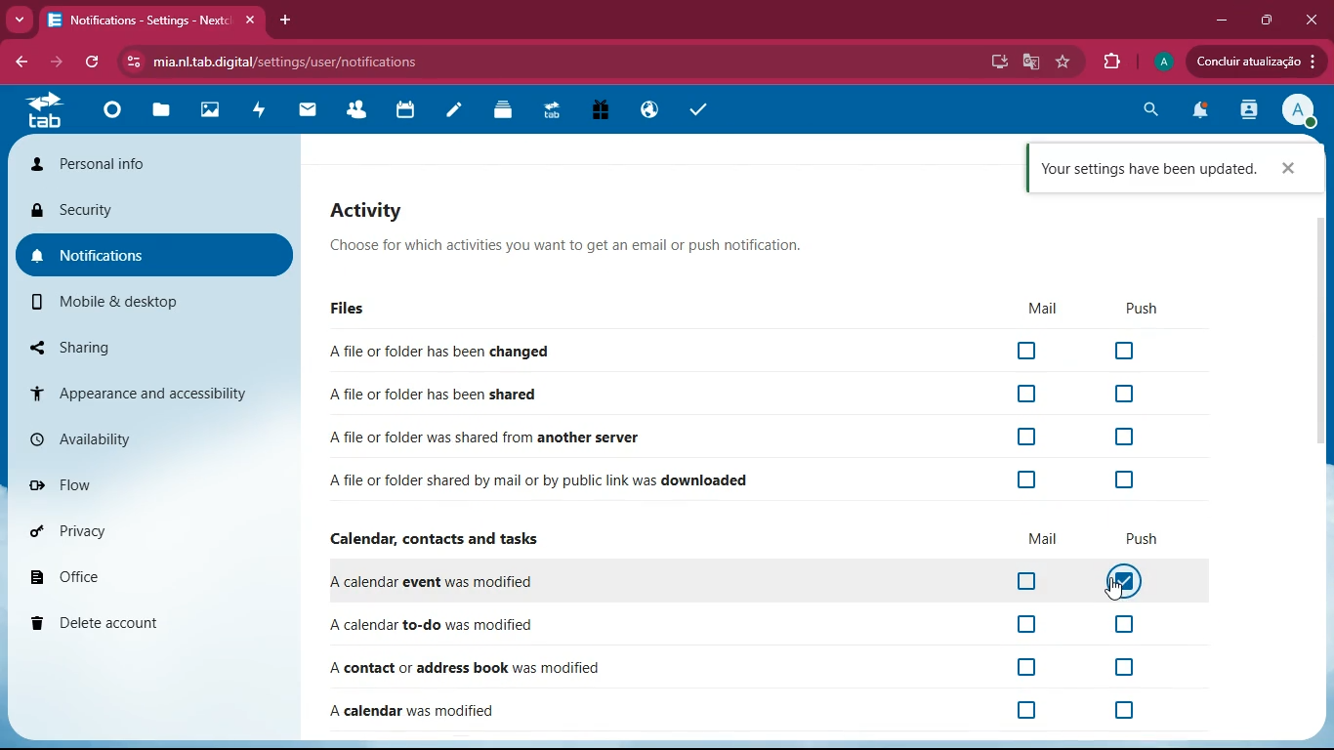 This screenshot has height=750, width=1334. I want to click on layers, so click(504, 114).